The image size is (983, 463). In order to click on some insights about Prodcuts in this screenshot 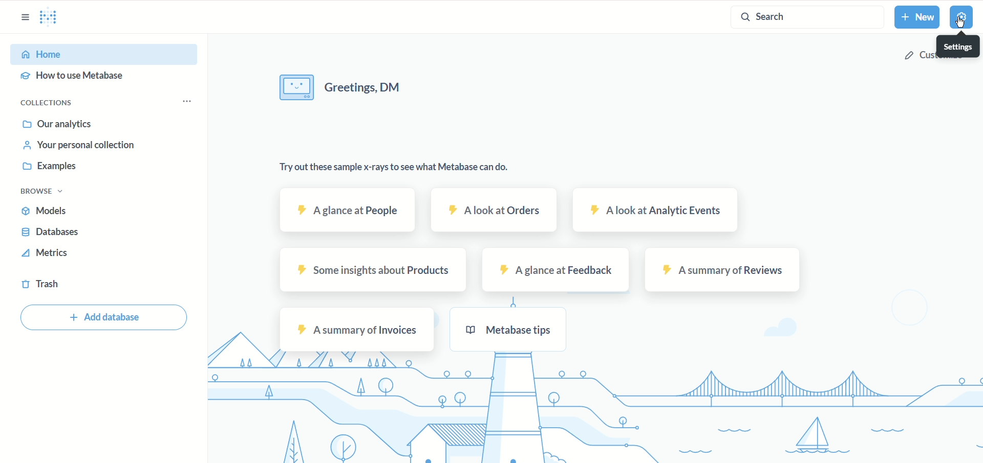, I will do `click(368, 270)`.